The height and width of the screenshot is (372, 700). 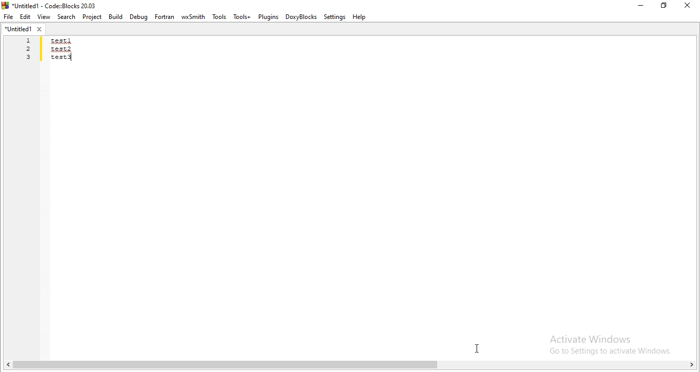 What do you see at coordinates (642, 6) in the screenshot?
I see `Minimise` at bounding box center [642, 6].